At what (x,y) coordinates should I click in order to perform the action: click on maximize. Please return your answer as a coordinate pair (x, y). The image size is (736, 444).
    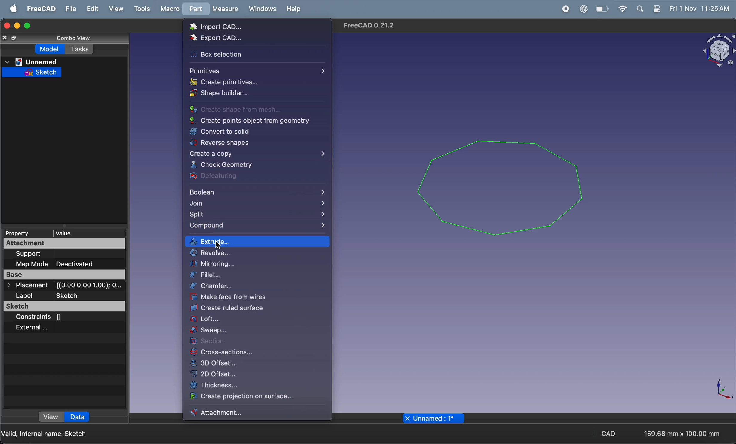
    Looking at the image, I should click on (29, 25).